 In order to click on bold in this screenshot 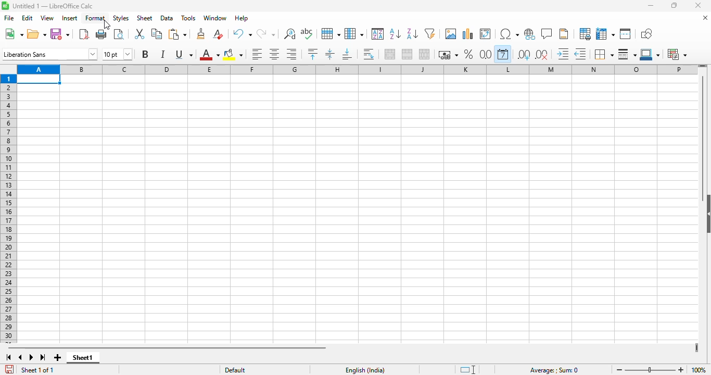, I will do `click(145, 54)`.